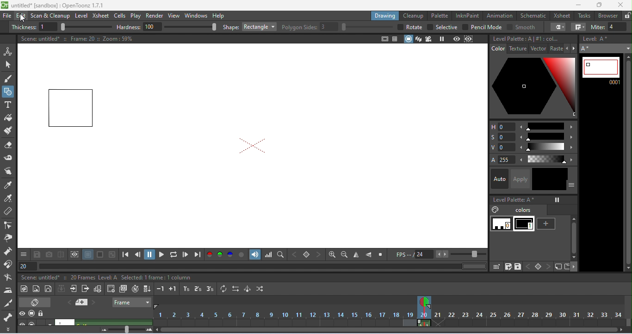 The image size is (632, 334). What do you see at coordinates (100, 16) in the screenshot?
I see `xsheet` at bounding box center [100, 16].